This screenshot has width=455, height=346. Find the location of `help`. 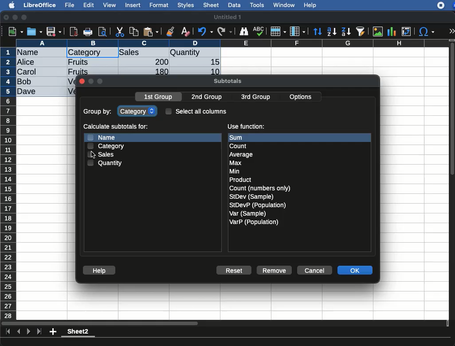

help is located at coordinates (310, 6).